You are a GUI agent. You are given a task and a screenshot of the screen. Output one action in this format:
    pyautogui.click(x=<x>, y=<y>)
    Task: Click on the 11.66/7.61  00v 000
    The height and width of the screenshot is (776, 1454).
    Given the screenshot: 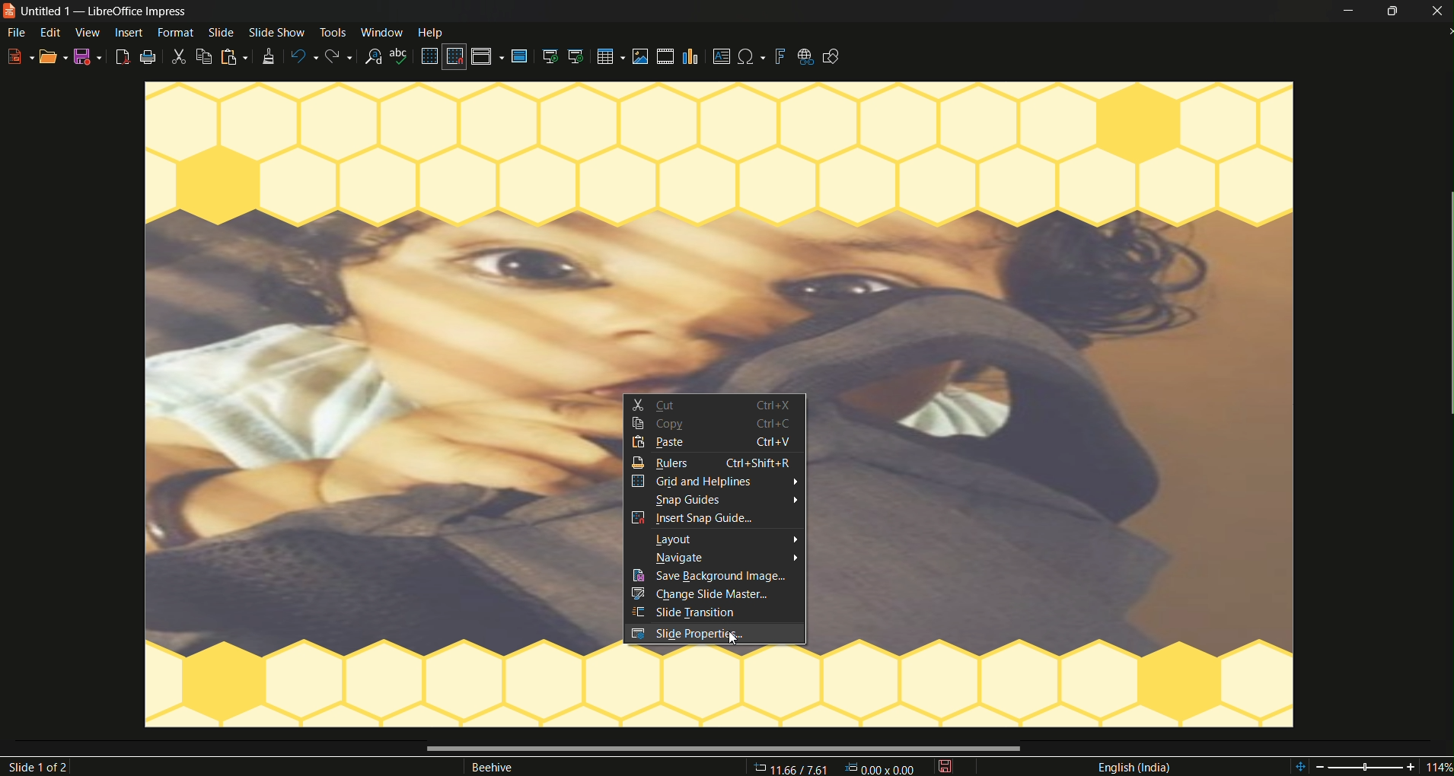 What is the action you would take?
    pyautogui.click(x=831, y=767)
    